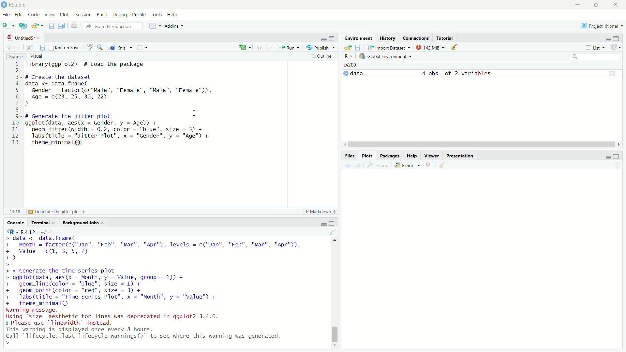 The height and width of the screenshot is (352, 626). Describe the element at coordinates (359, 48) in the screenshot. I see `save workspace as` at that location.